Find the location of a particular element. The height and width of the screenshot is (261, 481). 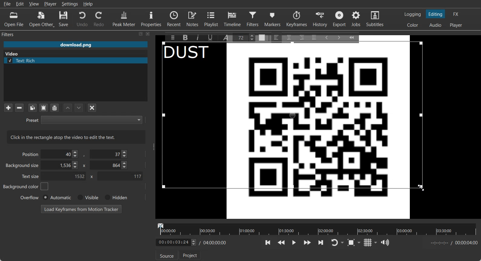

Text Color is located at coordinates (262, 37).